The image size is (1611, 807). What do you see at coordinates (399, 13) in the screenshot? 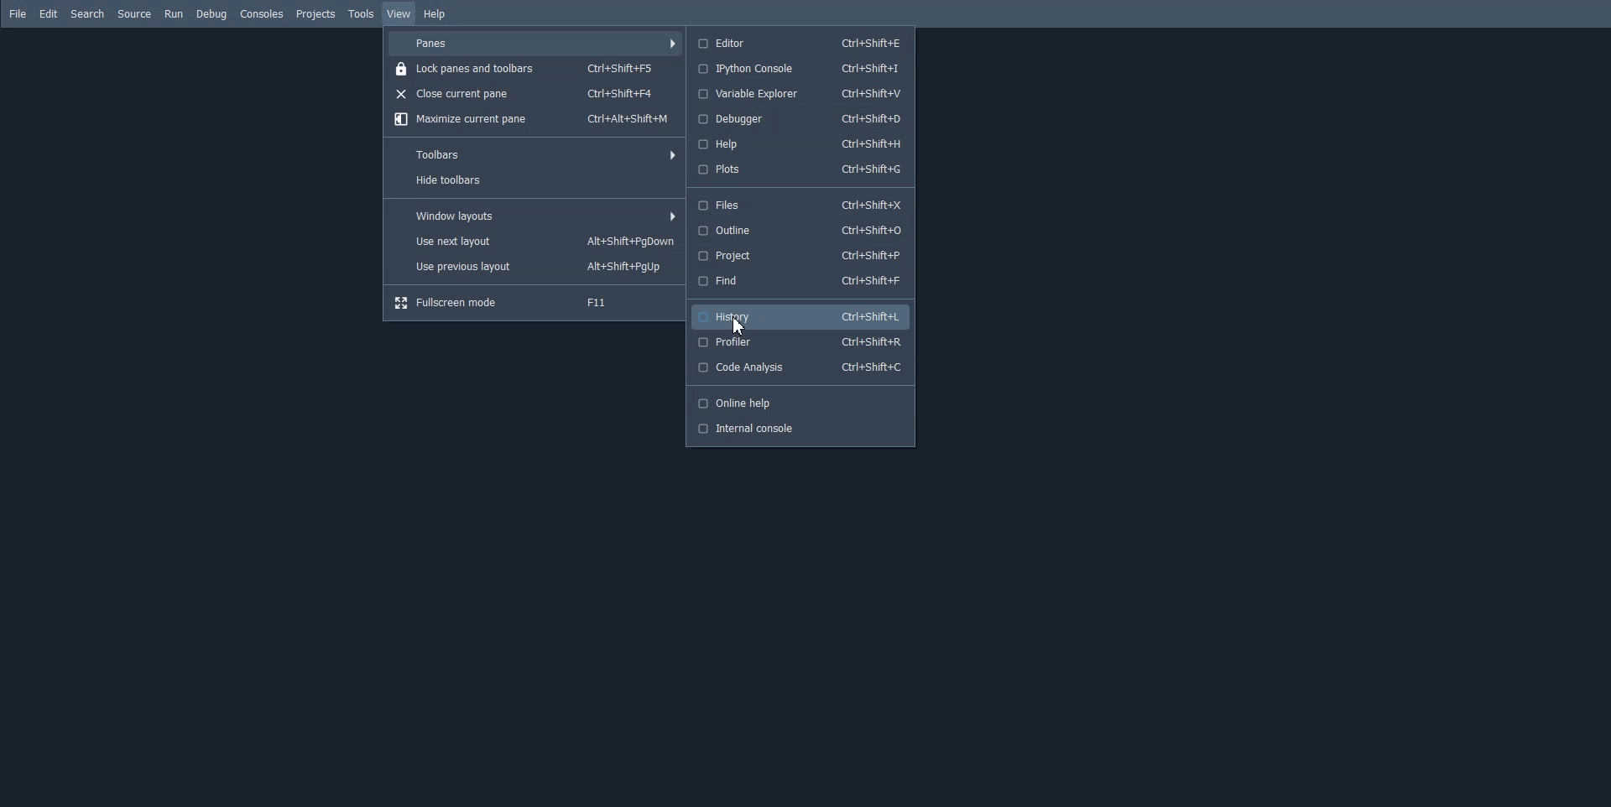
I see `View` at bounding box center [399, 13].